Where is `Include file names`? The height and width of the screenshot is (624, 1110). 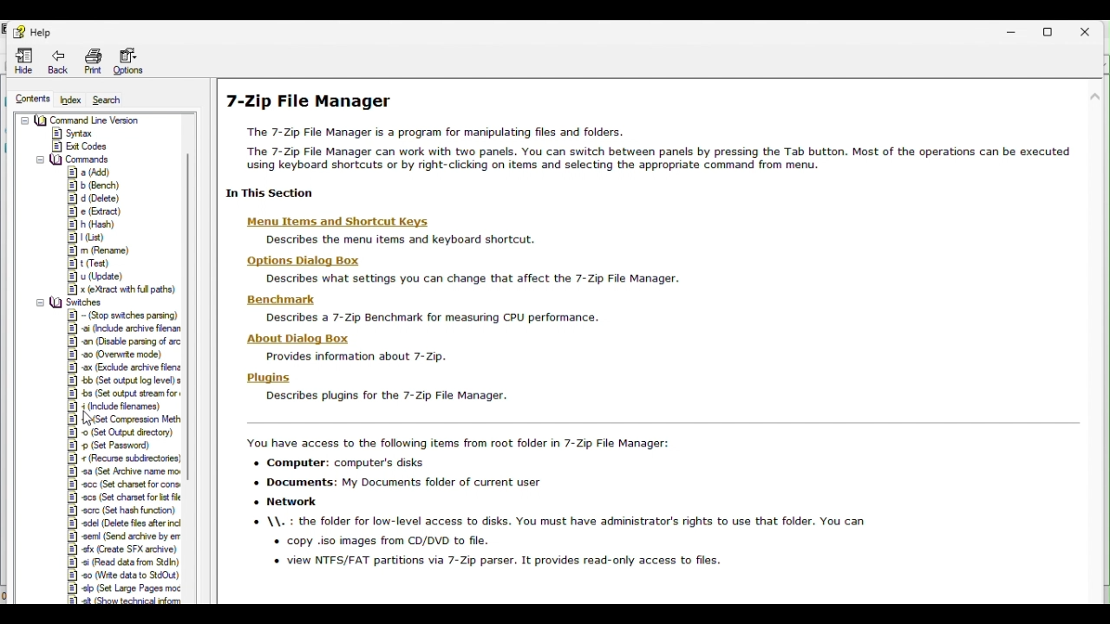
Include file names is located at coordinates (121, 407).